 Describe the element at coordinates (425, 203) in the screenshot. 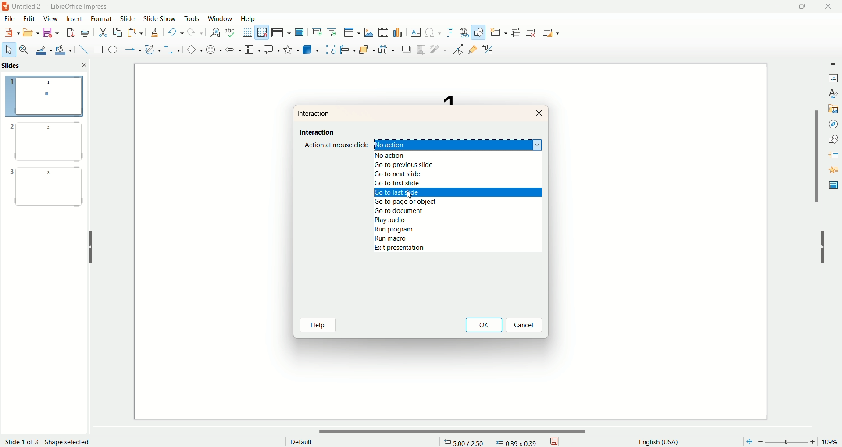

I see `go to page or object` at that location.